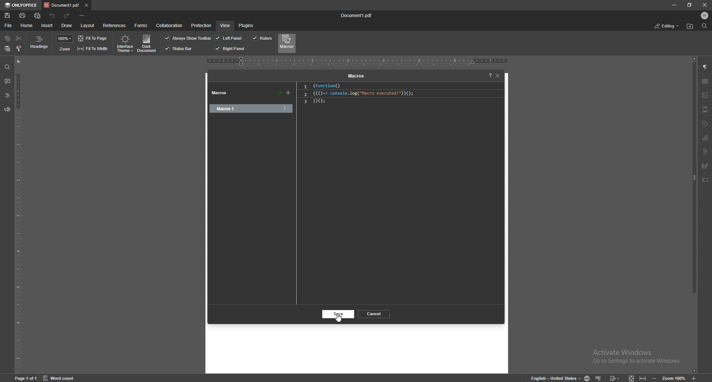 The height and width of the screenshot is (382, 712). I want to click on paste, so click(7, 49).